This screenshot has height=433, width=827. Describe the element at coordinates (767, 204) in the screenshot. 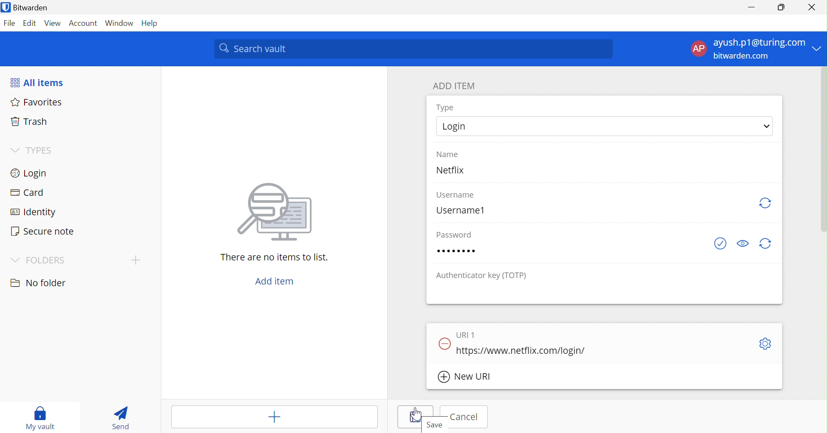

I see `Refresh` at that location.